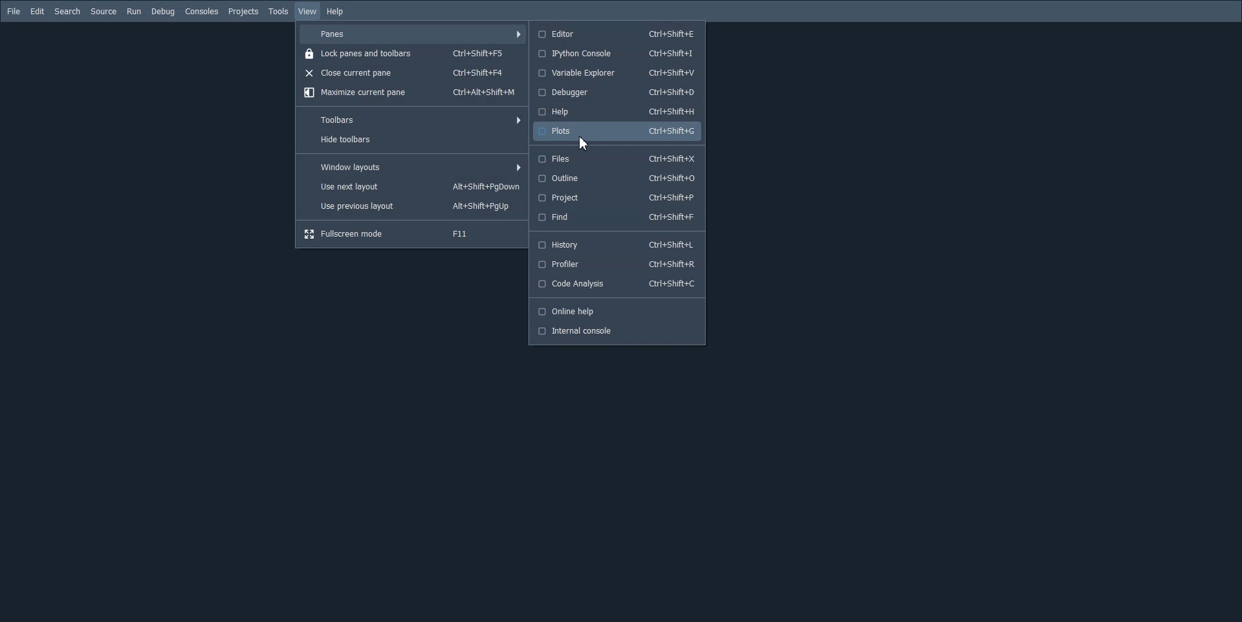  I want to click on Fullscreen mode, so click(412, 235).